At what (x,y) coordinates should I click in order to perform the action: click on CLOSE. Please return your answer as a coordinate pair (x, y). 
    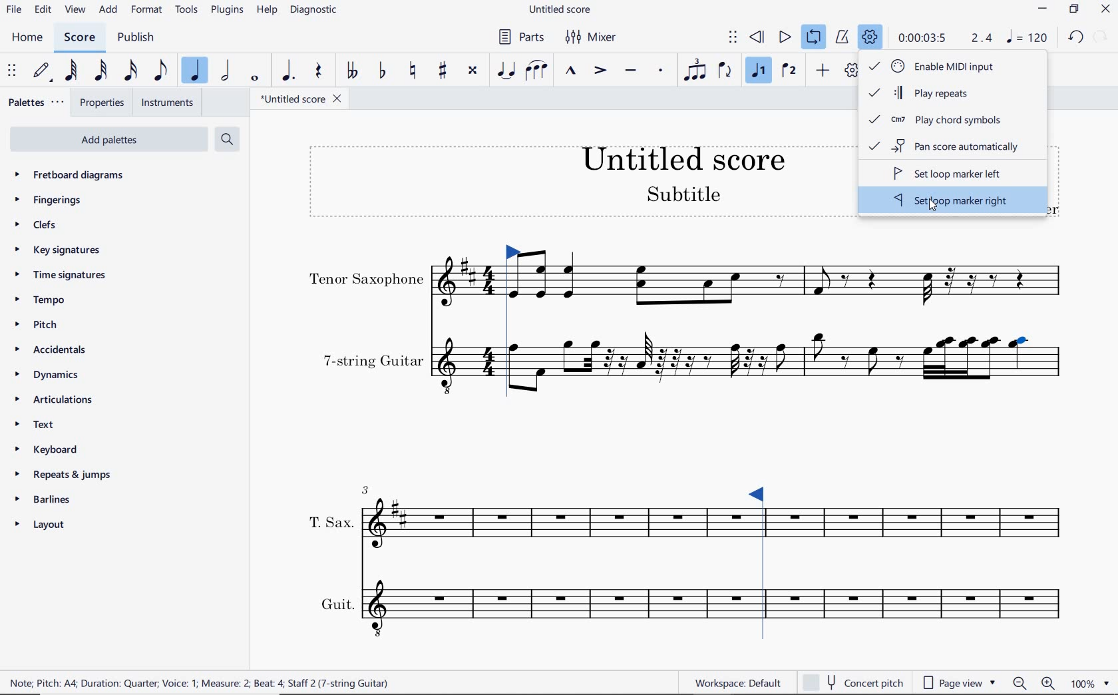
    Looking at the image, I should click on (1105, 11).